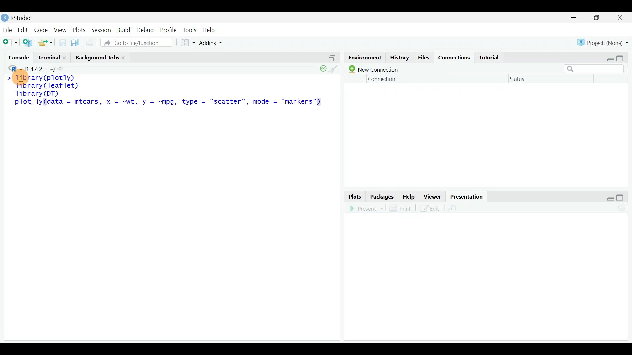 This screenshot has width=632, height=355. I want to click on File, so click(8, 29).